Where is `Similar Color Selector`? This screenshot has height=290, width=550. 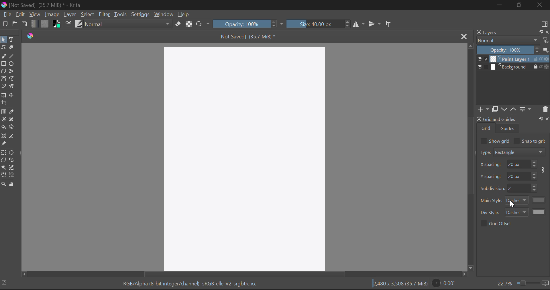
Similar Color Selector is located at coordinates (12, 167).